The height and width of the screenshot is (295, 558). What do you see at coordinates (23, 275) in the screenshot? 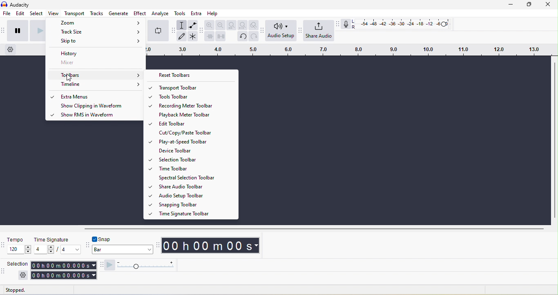
I see `selection settings` at bounding box center [23, 275].